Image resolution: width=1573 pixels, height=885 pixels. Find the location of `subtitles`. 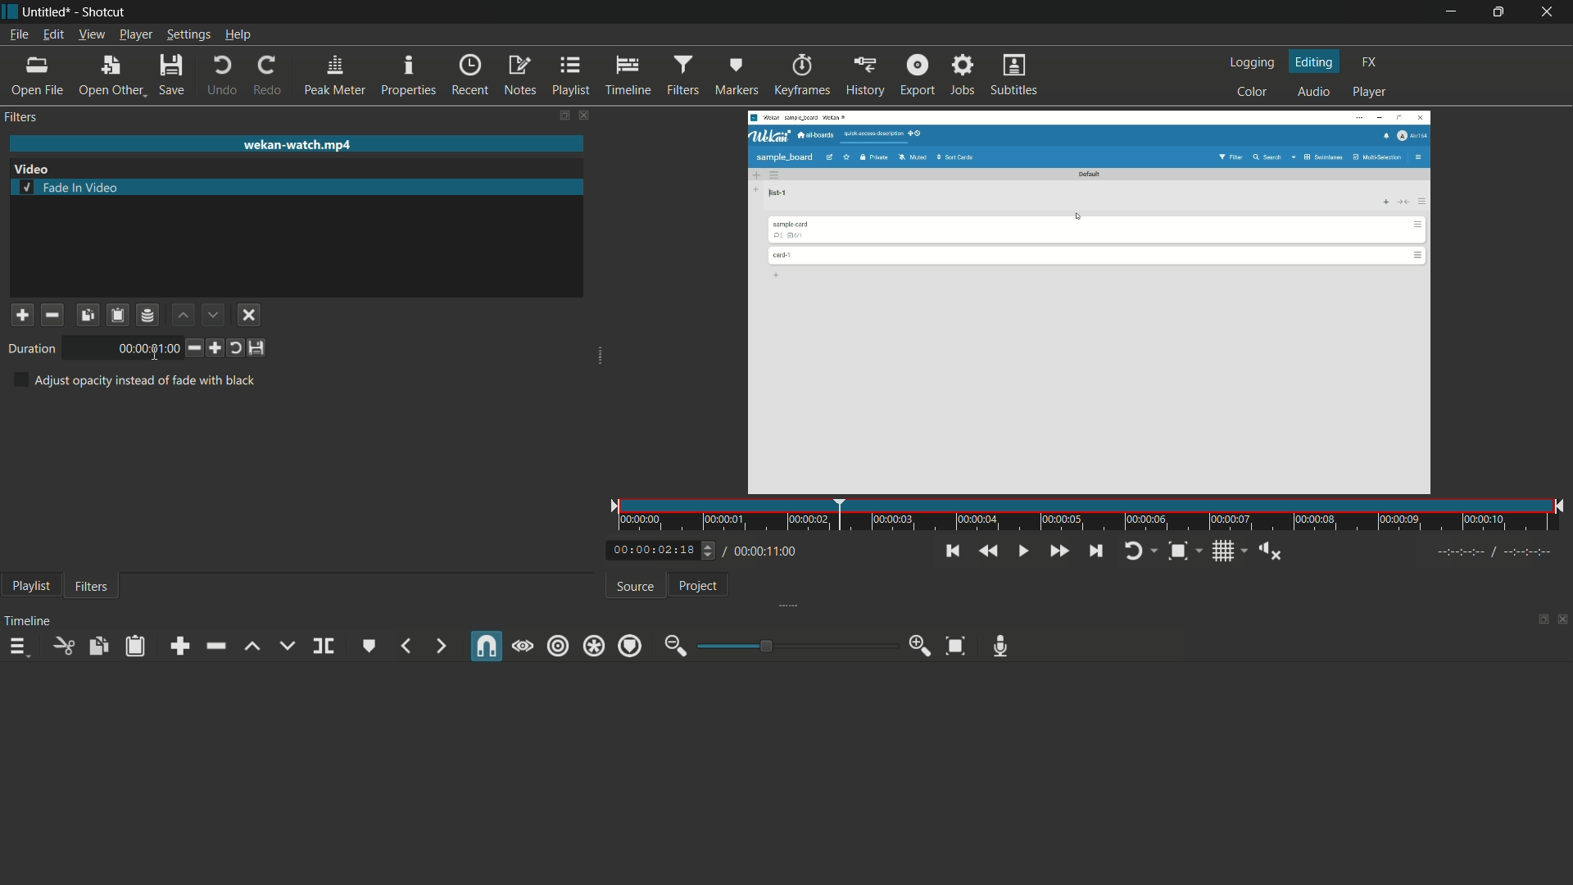

subtitles is located at coordinates (1016, 75).